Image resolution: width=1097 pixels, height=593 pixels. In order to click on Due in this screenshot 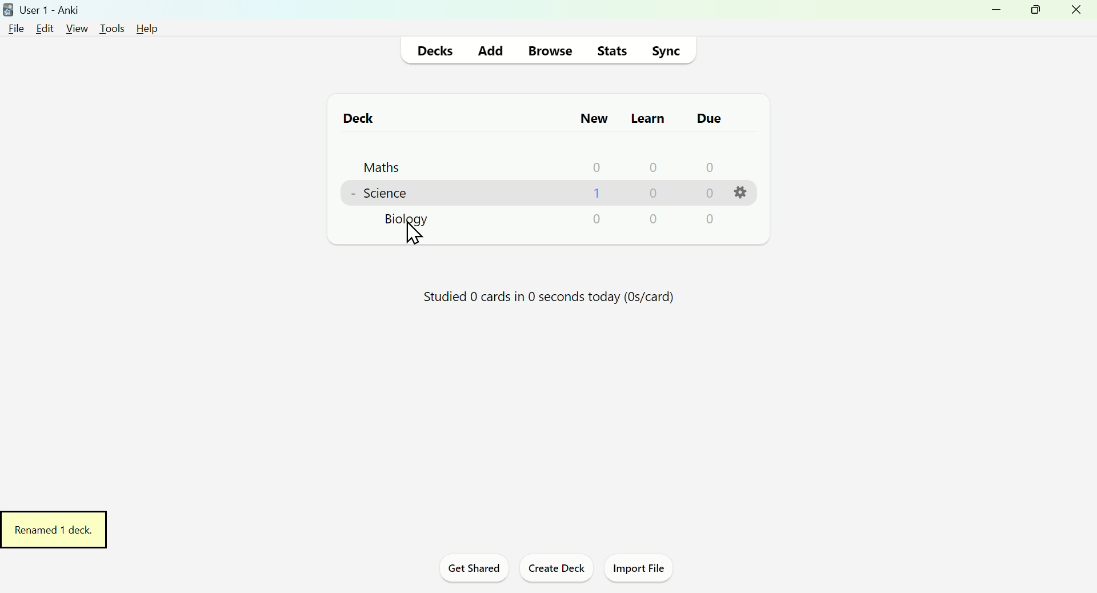, I will do `click(706, 118)`.